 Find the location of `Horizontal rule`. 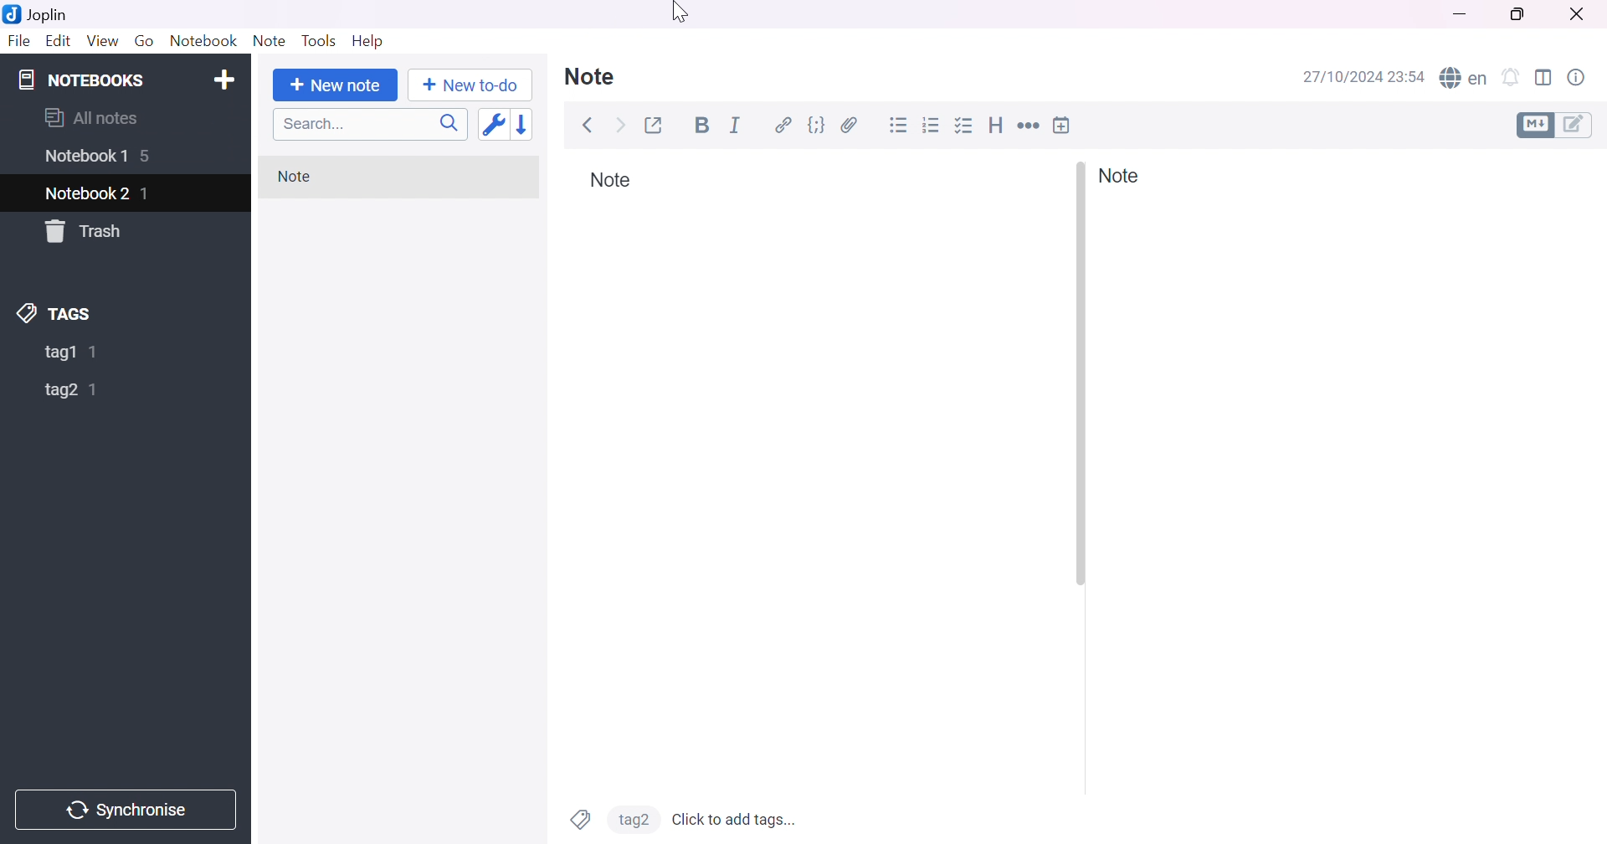

Horizontal rule is located at coordinates (1030, 127).